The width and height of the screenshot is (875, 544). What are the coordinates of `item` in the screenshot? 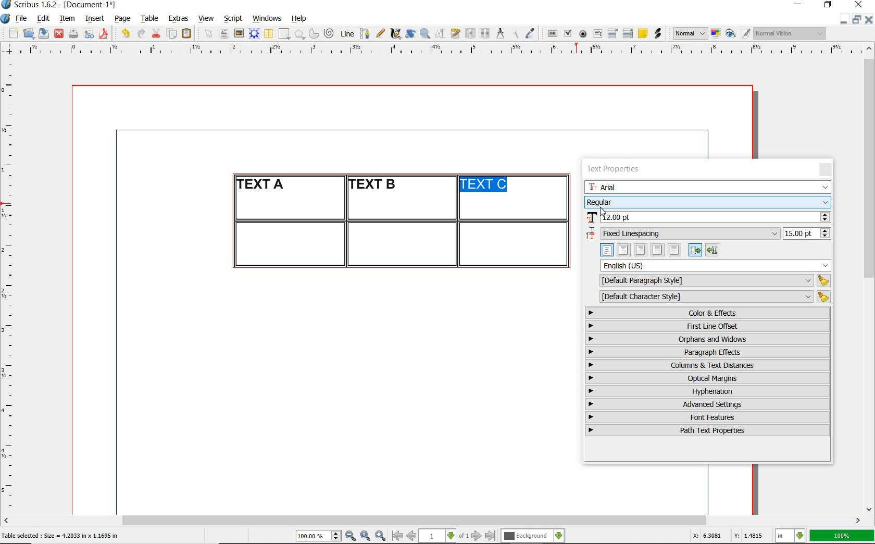 It's located at (67, 19).